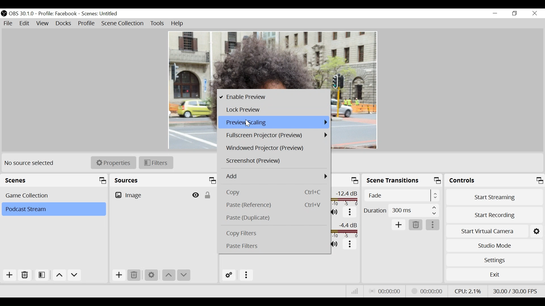 The width and height of the screenshot is (545, 306). Describe the element at coordinates (495, 245) in the screenshot. I see `Studio Mode` at that location.